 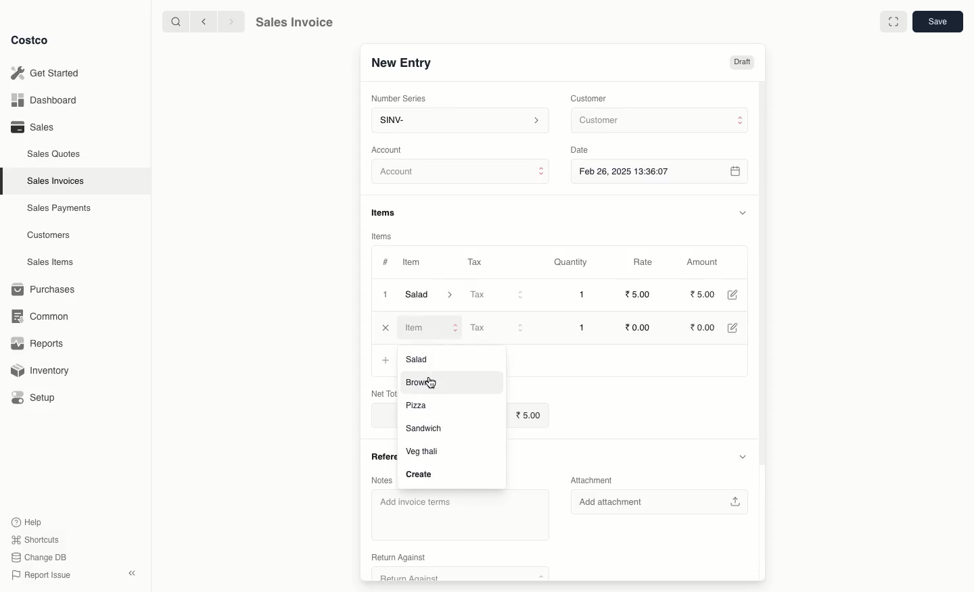 What do you see at coordinates (742, 212) in the screenshot?
I see `Hide` at bounding box center [742, 212].